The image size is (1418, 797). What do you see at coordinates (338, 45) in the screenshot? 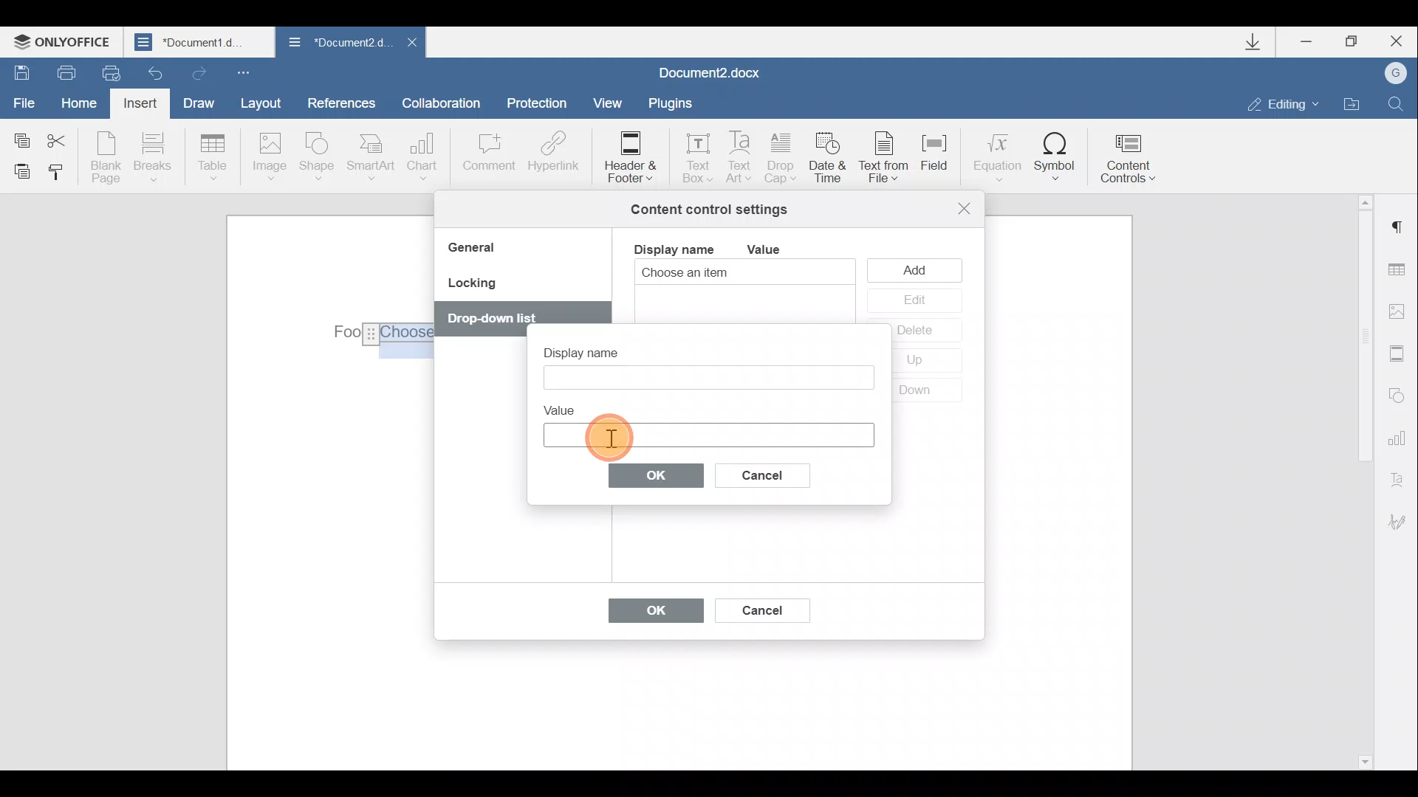
I see `Document2 d..` at bounding box center [338, 45].